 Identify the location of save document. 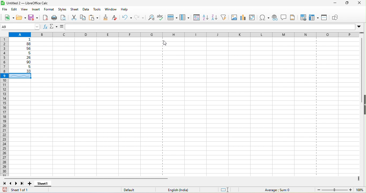
(5, 190).